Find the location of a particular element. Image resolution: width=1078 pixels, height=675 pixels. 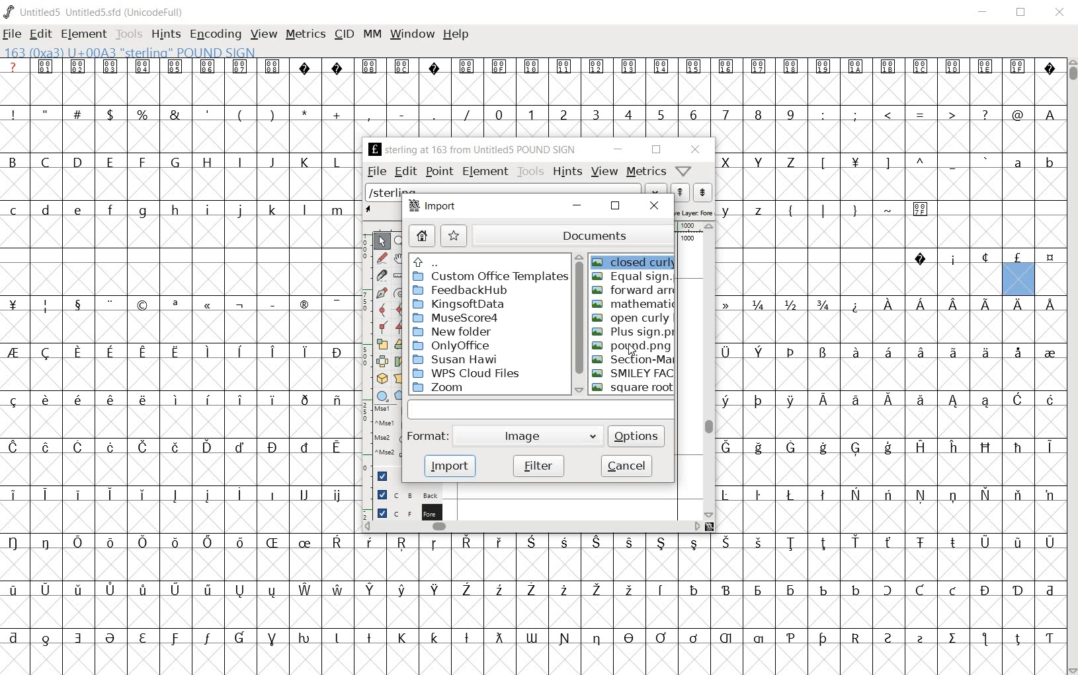

a is located at coordinates (1018, 162).